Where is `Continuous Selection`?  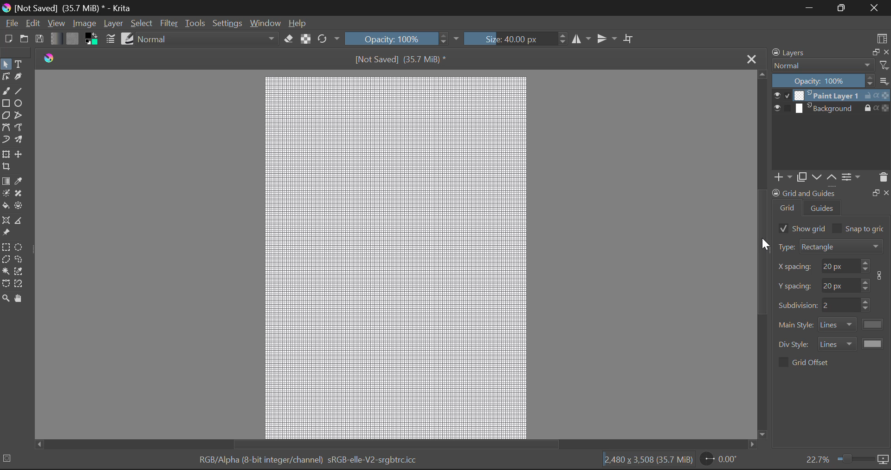 Continuous Selection is located at coordinates (6, 271).